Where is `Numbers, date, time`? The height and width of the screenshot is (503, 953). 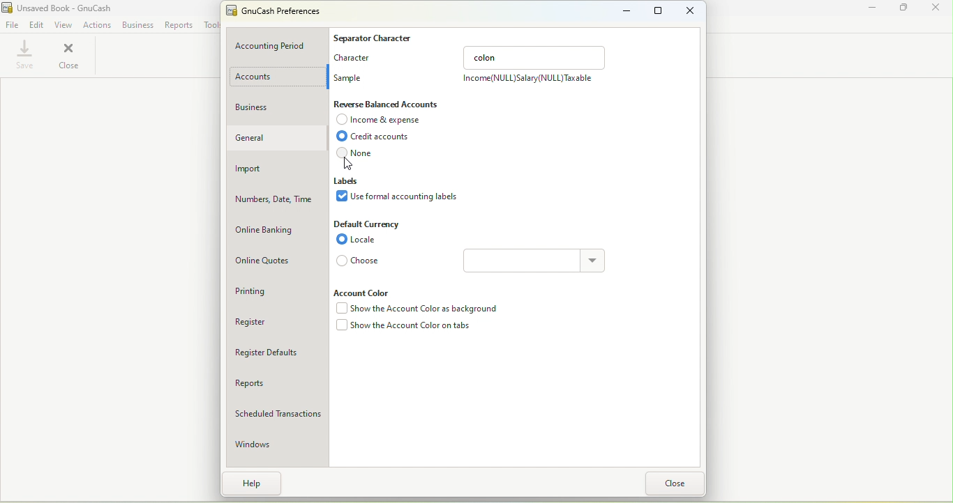
Numbers, date, time is located at coordinates (277, 200).